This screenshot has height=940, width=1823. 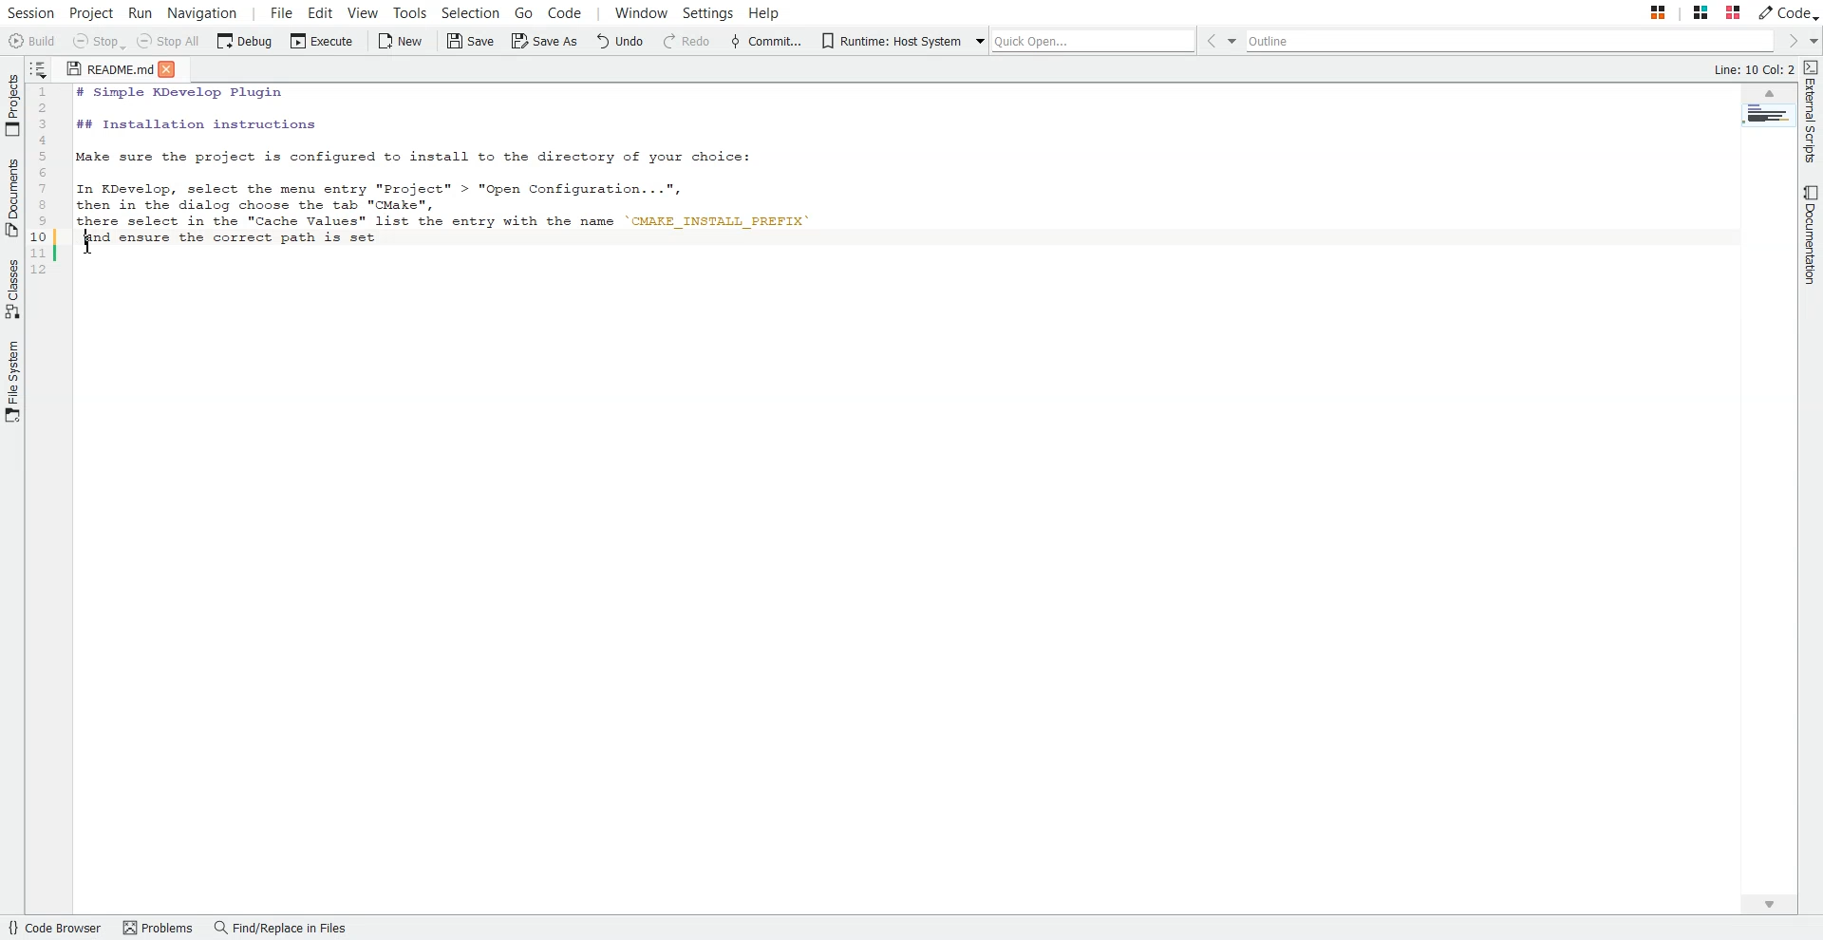 I want to click on Quick Open, so click(x=1087, y=40).